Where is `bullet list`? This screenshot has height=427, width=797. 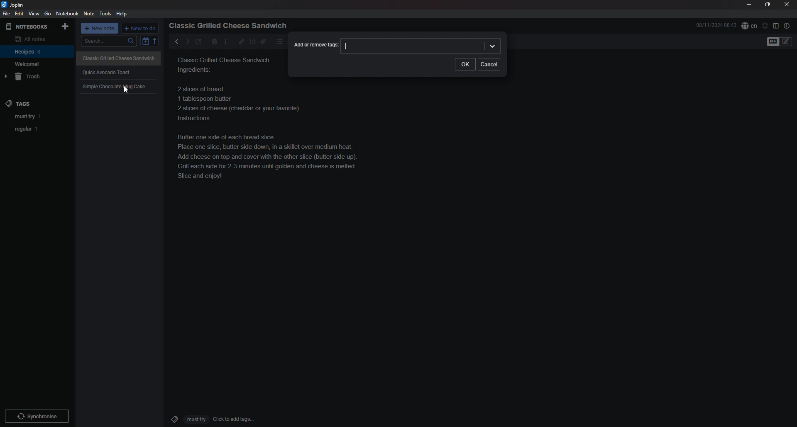 bullet list is located at coordinates (280, 41).